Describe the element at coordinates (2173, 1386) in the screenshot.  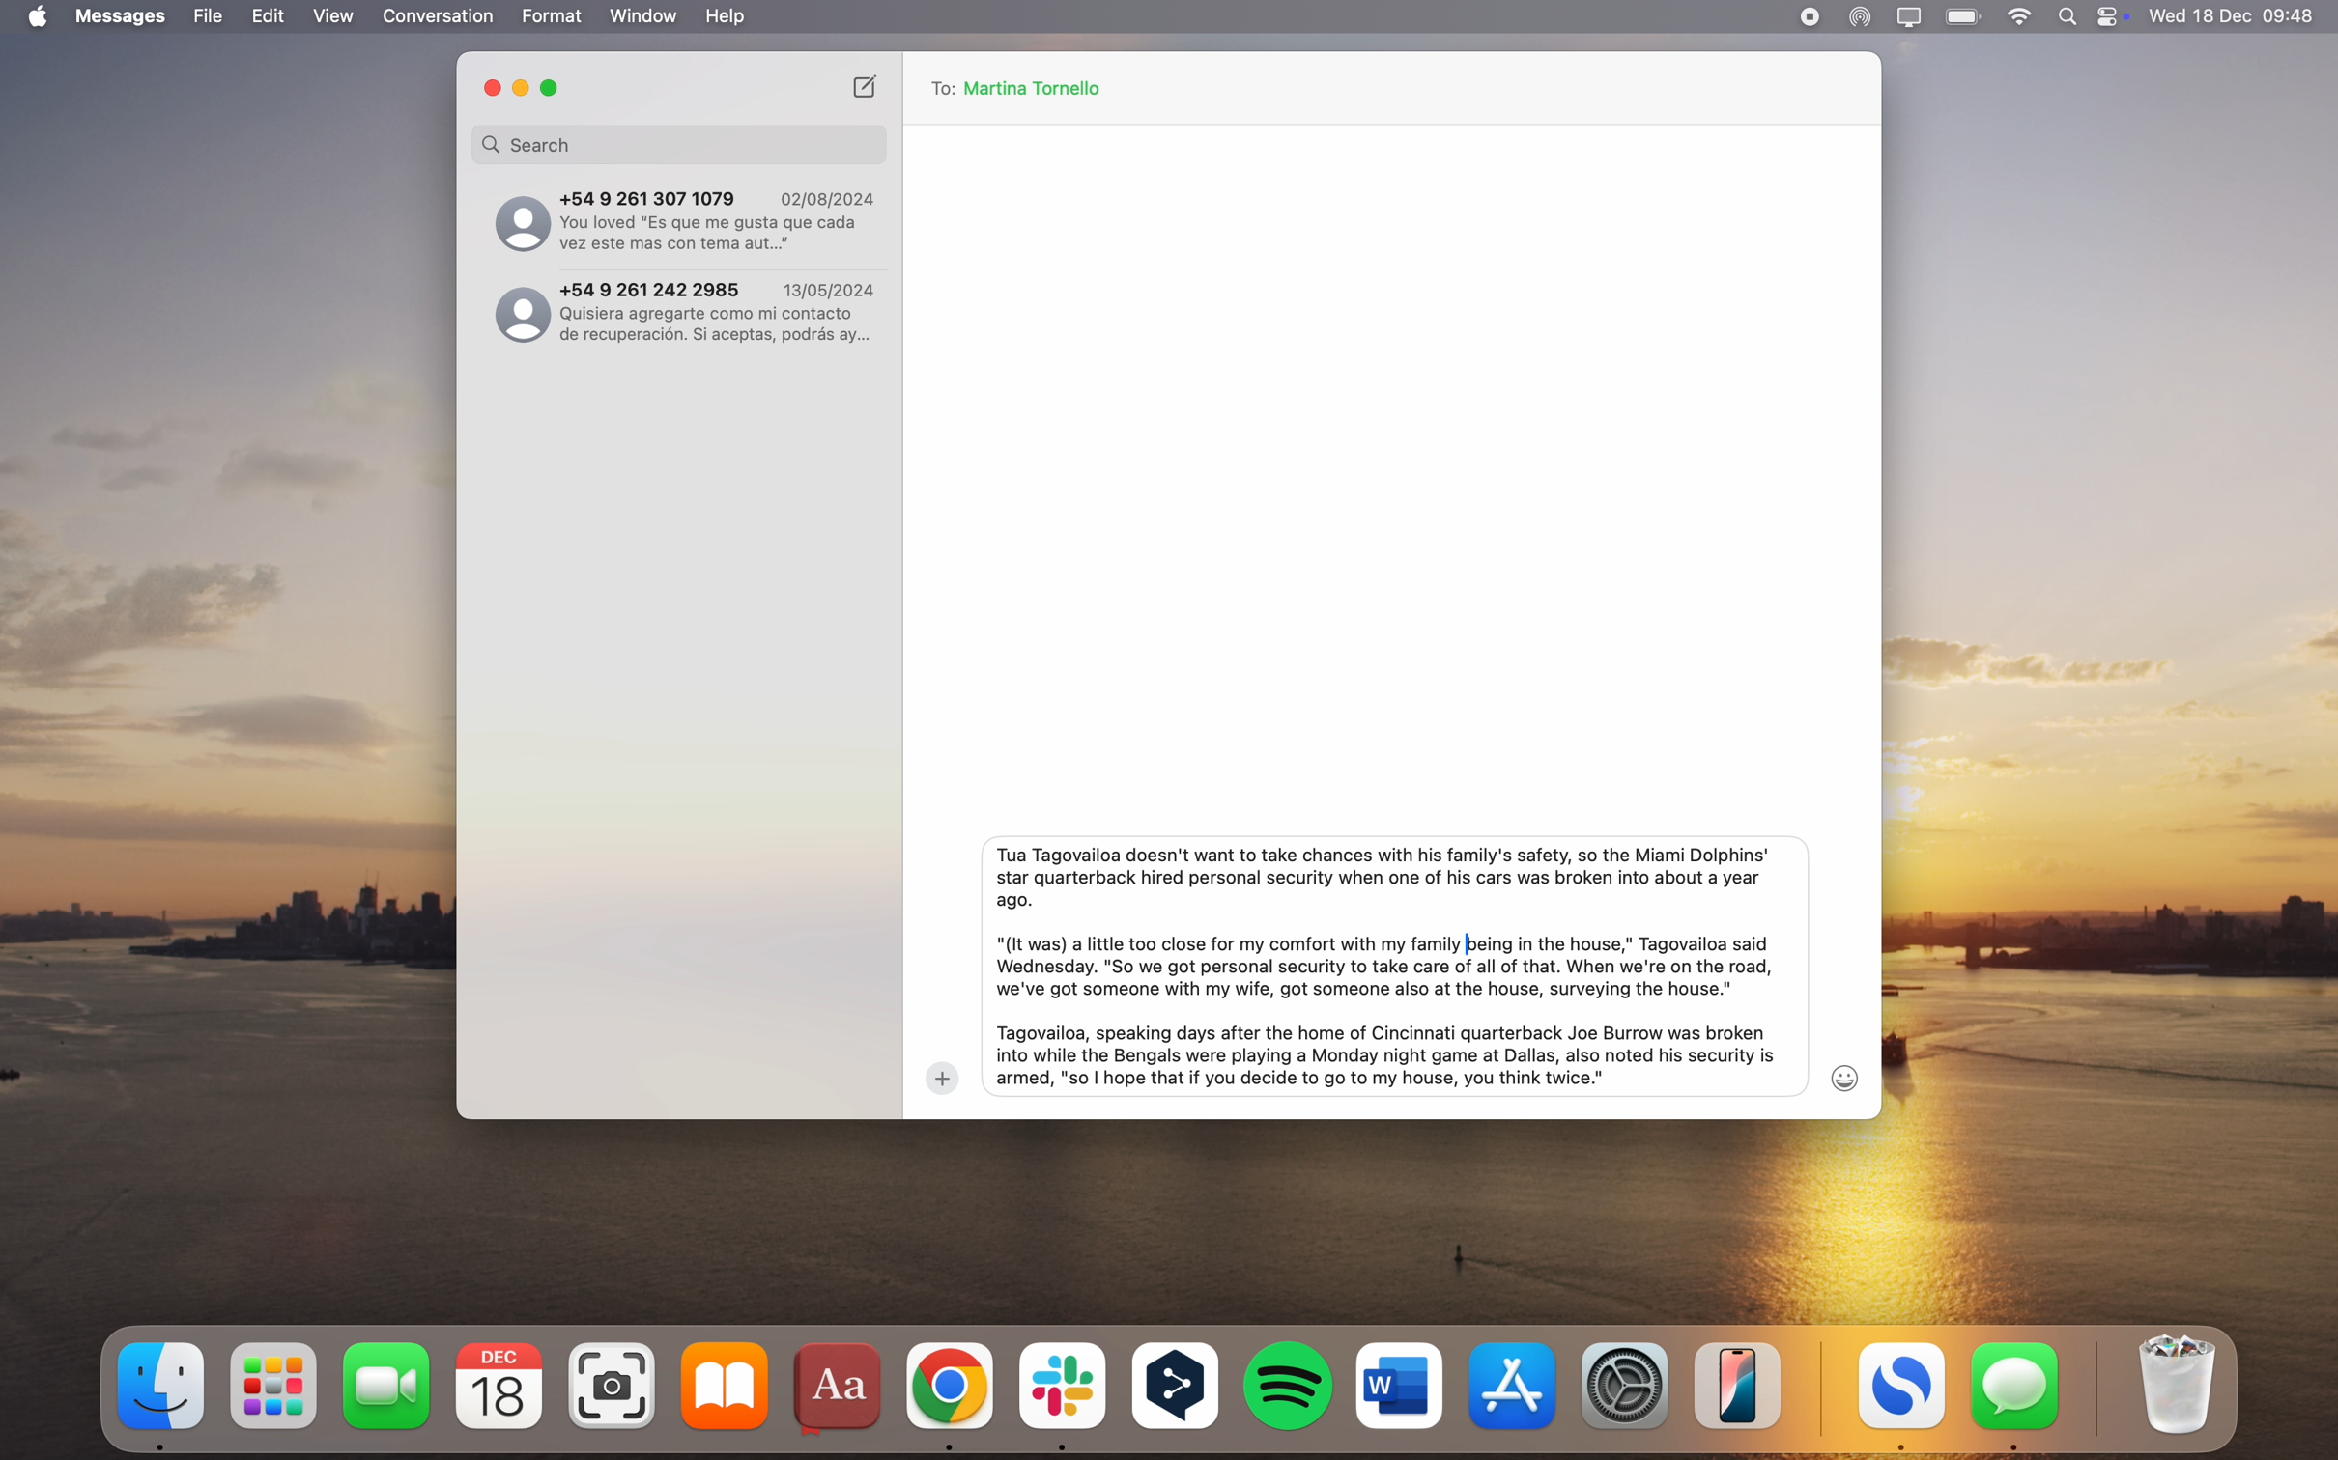
I see `trash` at that location.